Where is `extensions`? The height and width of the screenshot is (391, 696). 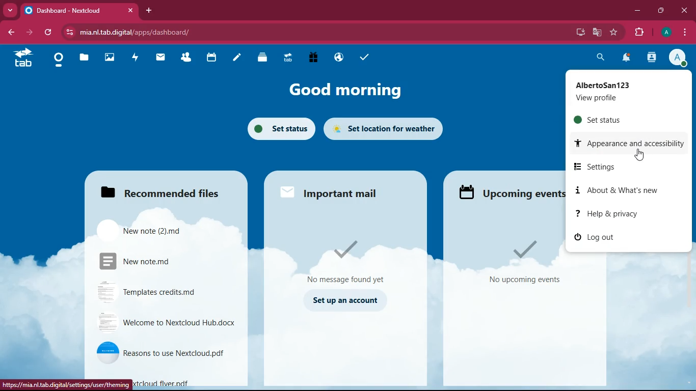
extensions is located at coordinates (639, 33).